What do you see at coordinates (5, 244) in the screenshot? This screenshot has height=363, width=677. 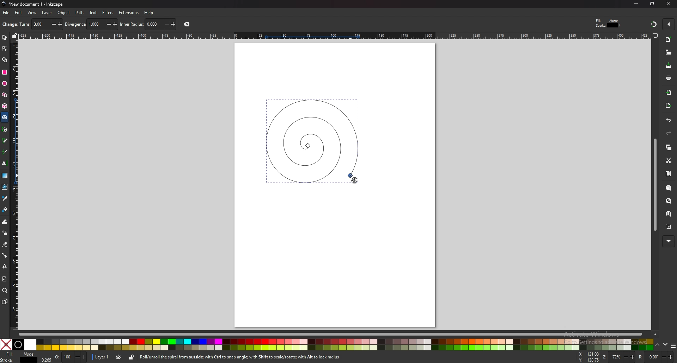 I see `eraser` at bounding box center [5, 244].